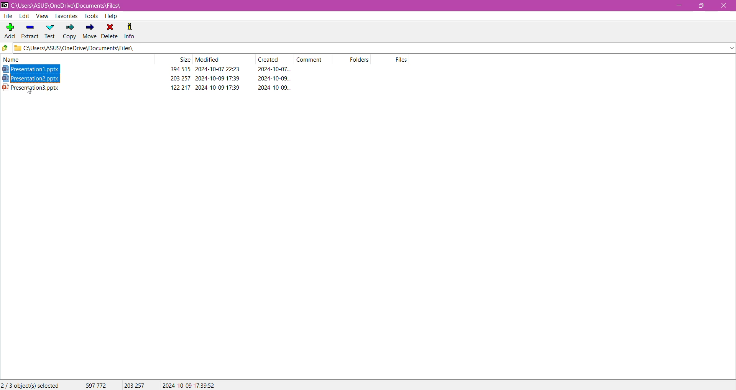 This screenshot has height=390, width=736. What do you see at coordinates (30, 30) in the screenshot?
I see `Extract` at bounding box center [30, 30].